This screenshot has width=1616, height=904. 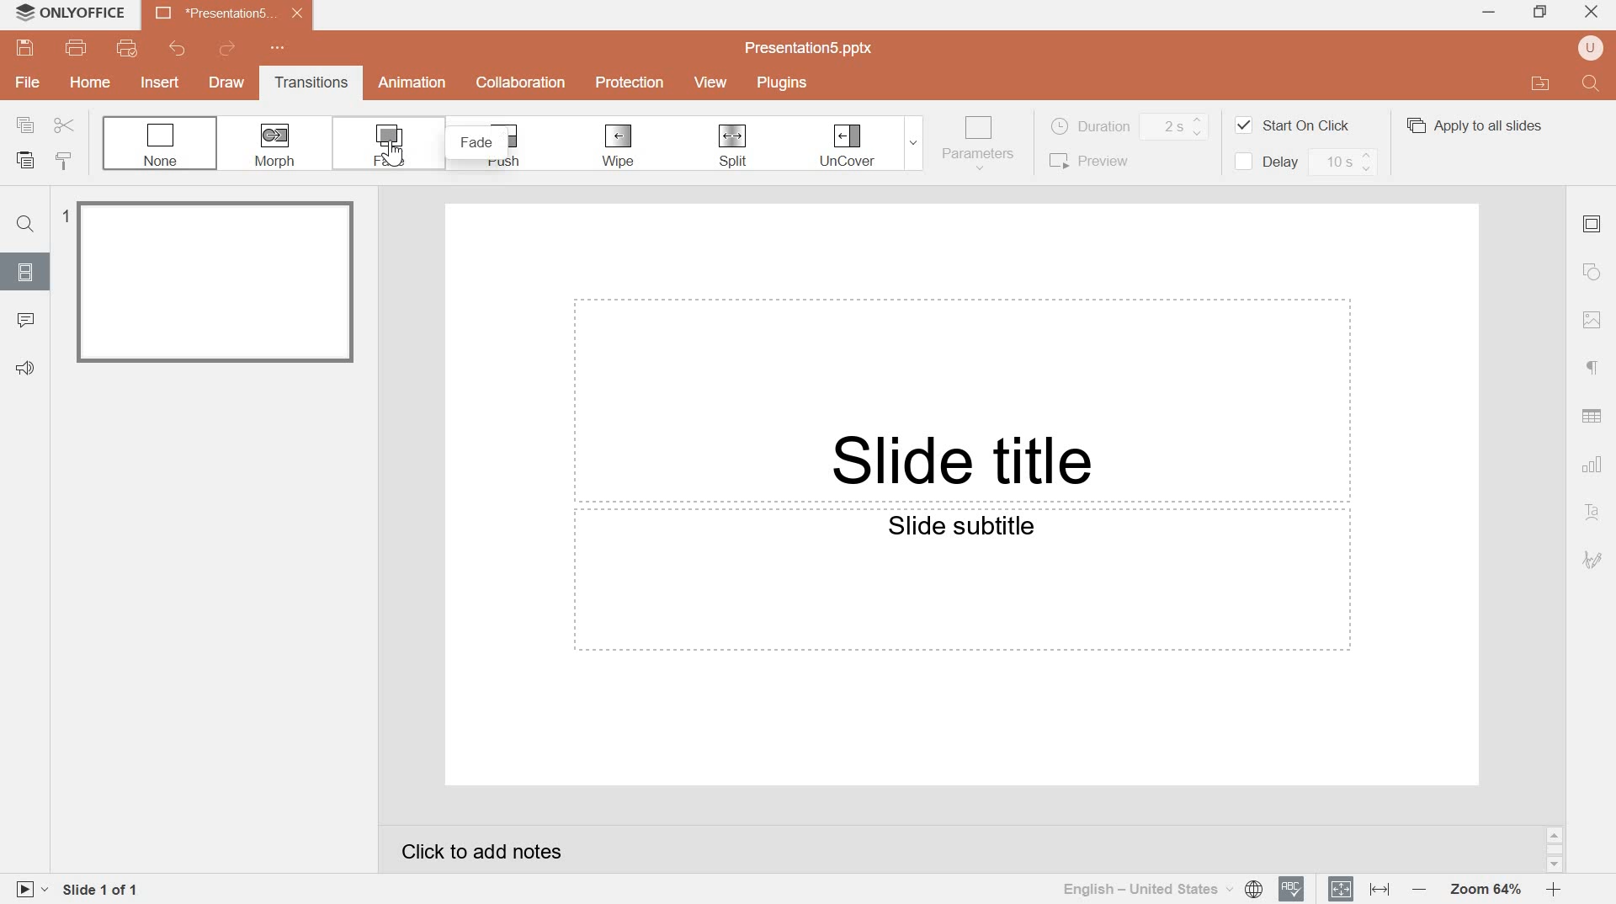 I want to click on Start On Click, so click(x=1292, y=125).